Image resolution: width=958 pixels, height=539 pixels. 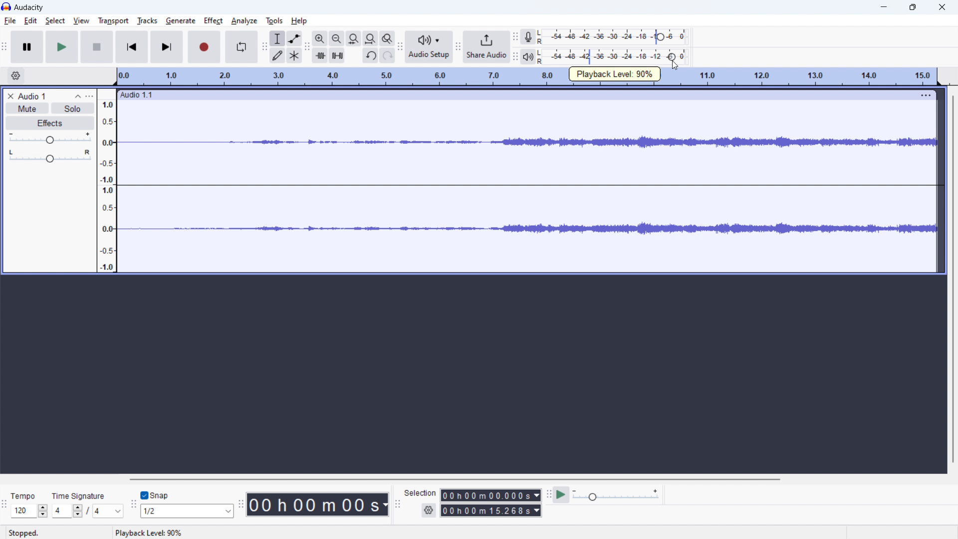 I want to click on logo, so click(x=6, y=6).